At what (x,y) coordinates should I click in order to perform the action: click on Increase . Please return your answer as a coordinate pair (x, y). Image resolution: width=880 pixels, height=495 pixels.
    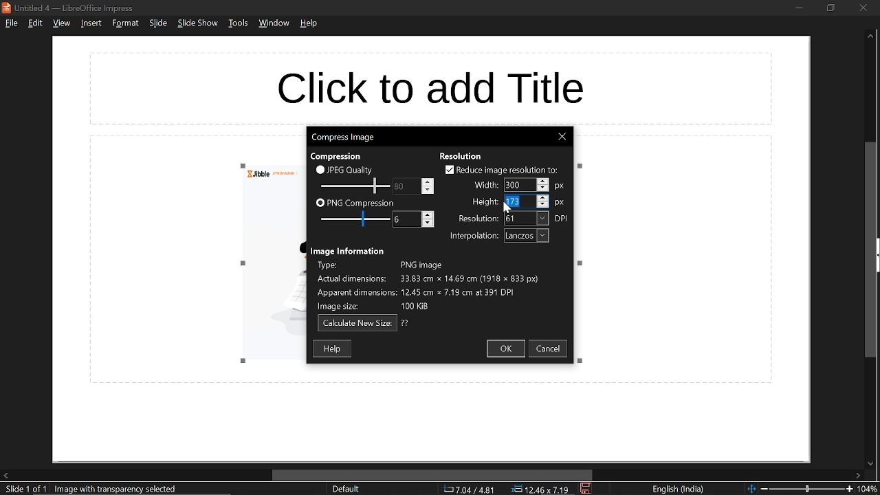
    Looking at the image, I should click on (428, 180).